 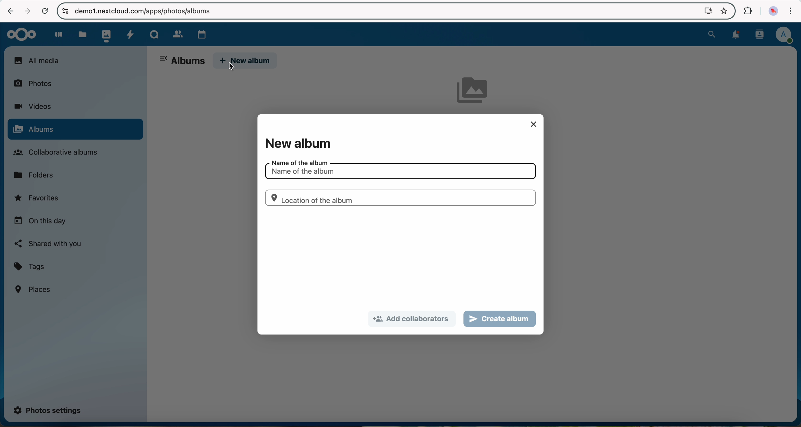 I want to click on url, so click(x=148, y=11).